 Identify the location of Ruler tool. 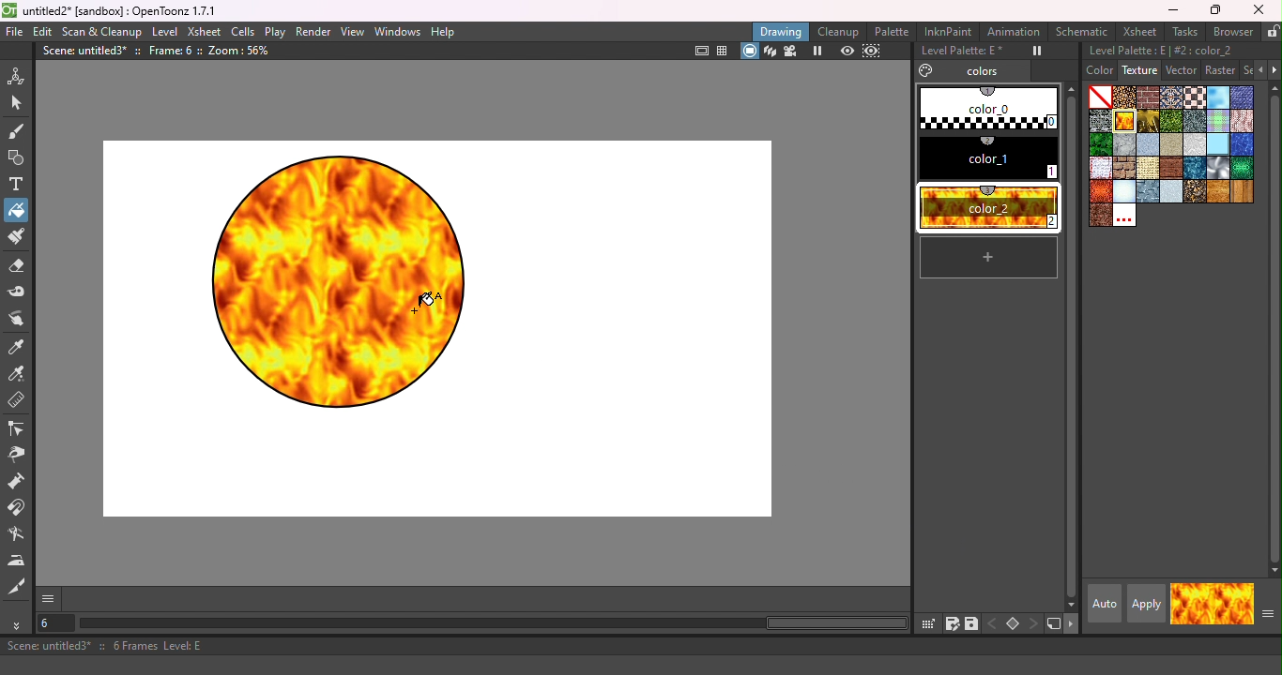
(18, 401).